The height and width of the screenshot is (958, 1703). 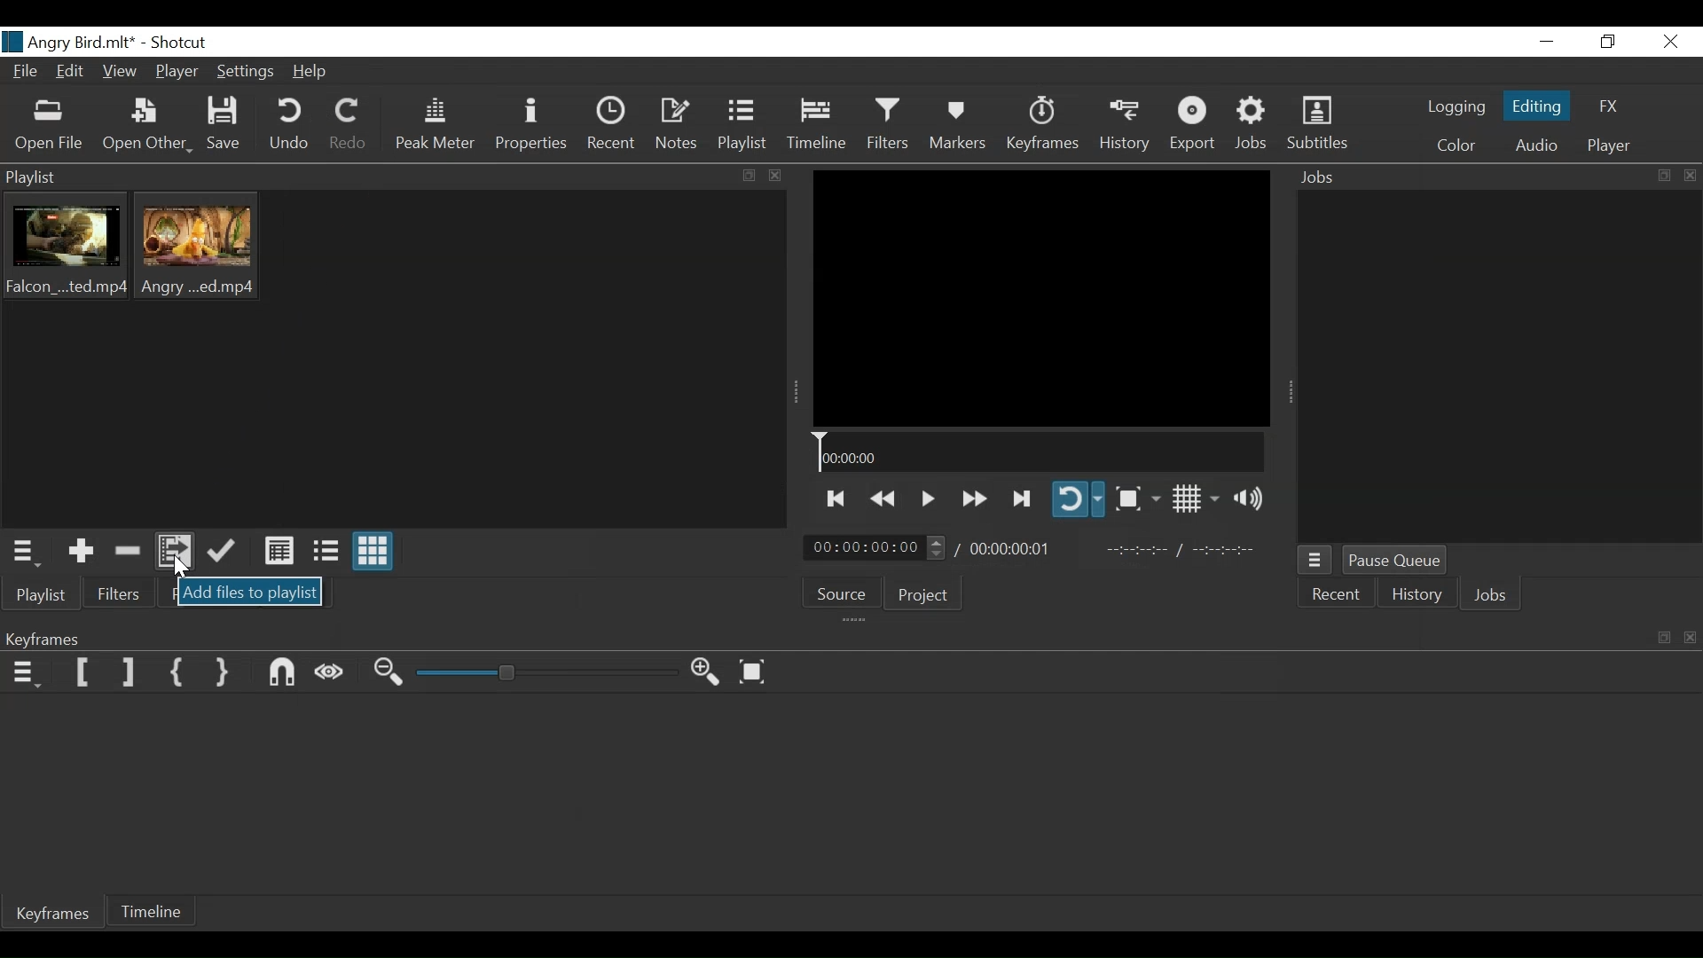 I want to click on Zoom Keyframe out, so click(x=392, y=675).